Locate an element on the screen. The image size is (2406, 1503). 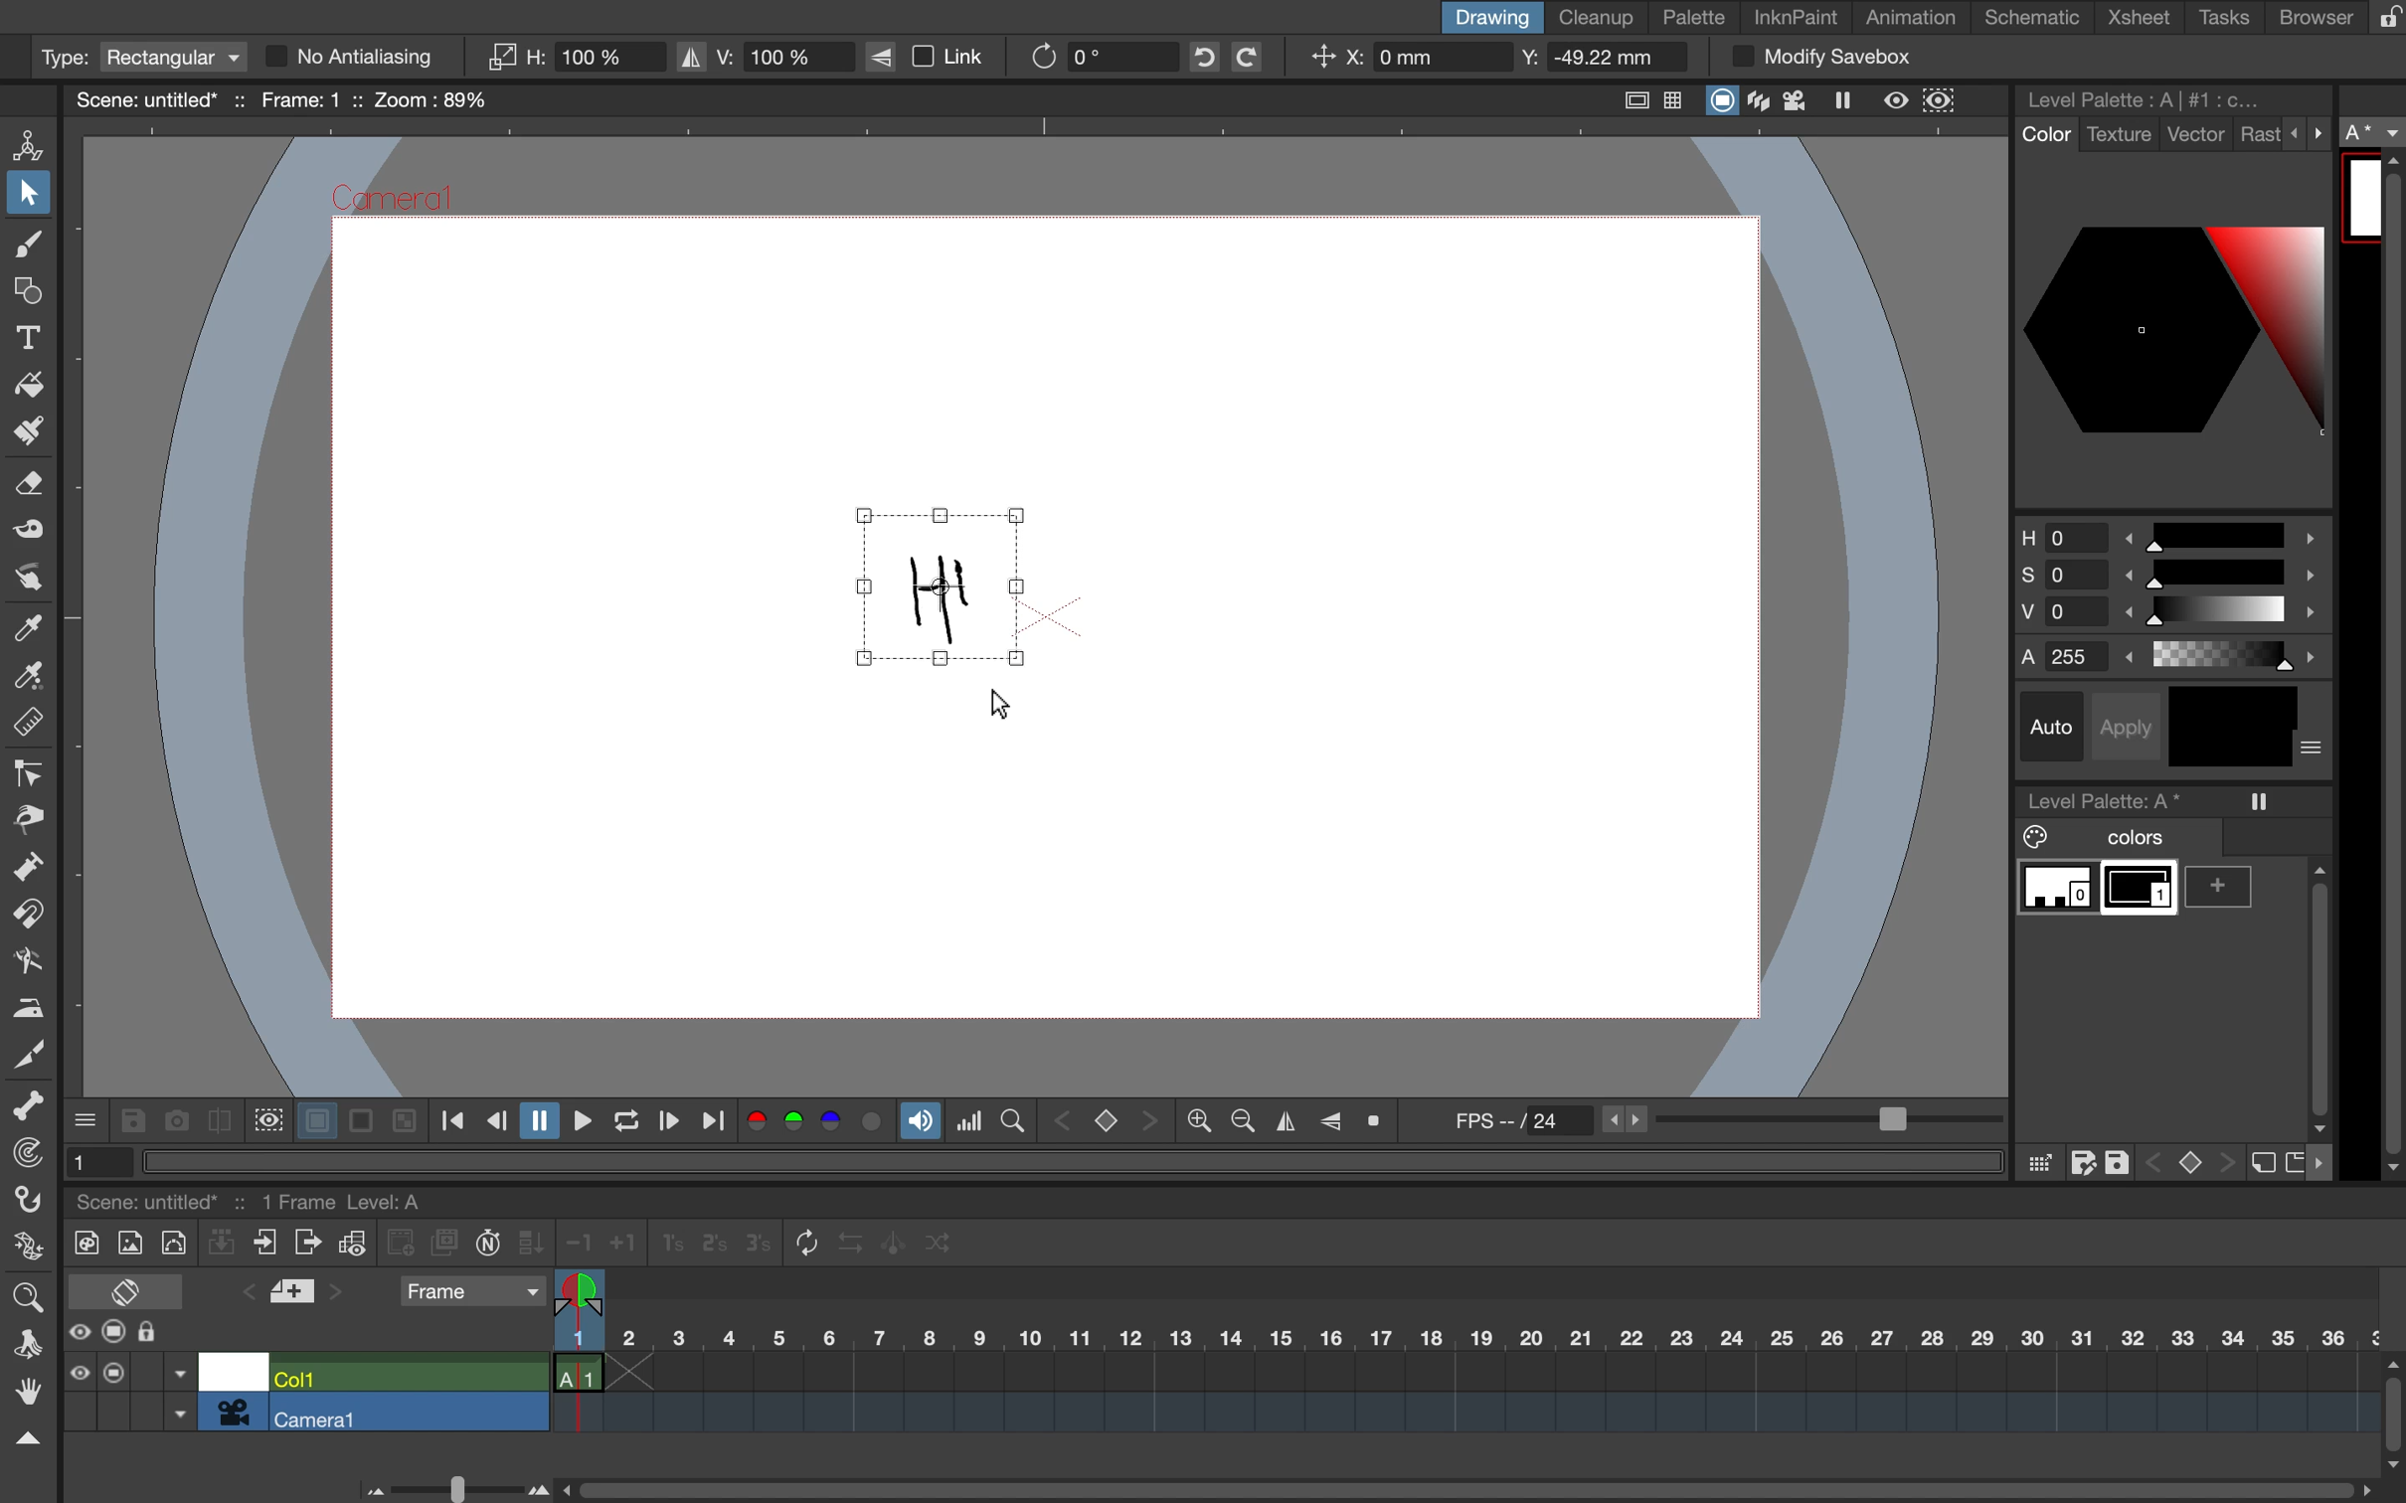
hook tool is located at coordinates (31, 1203).